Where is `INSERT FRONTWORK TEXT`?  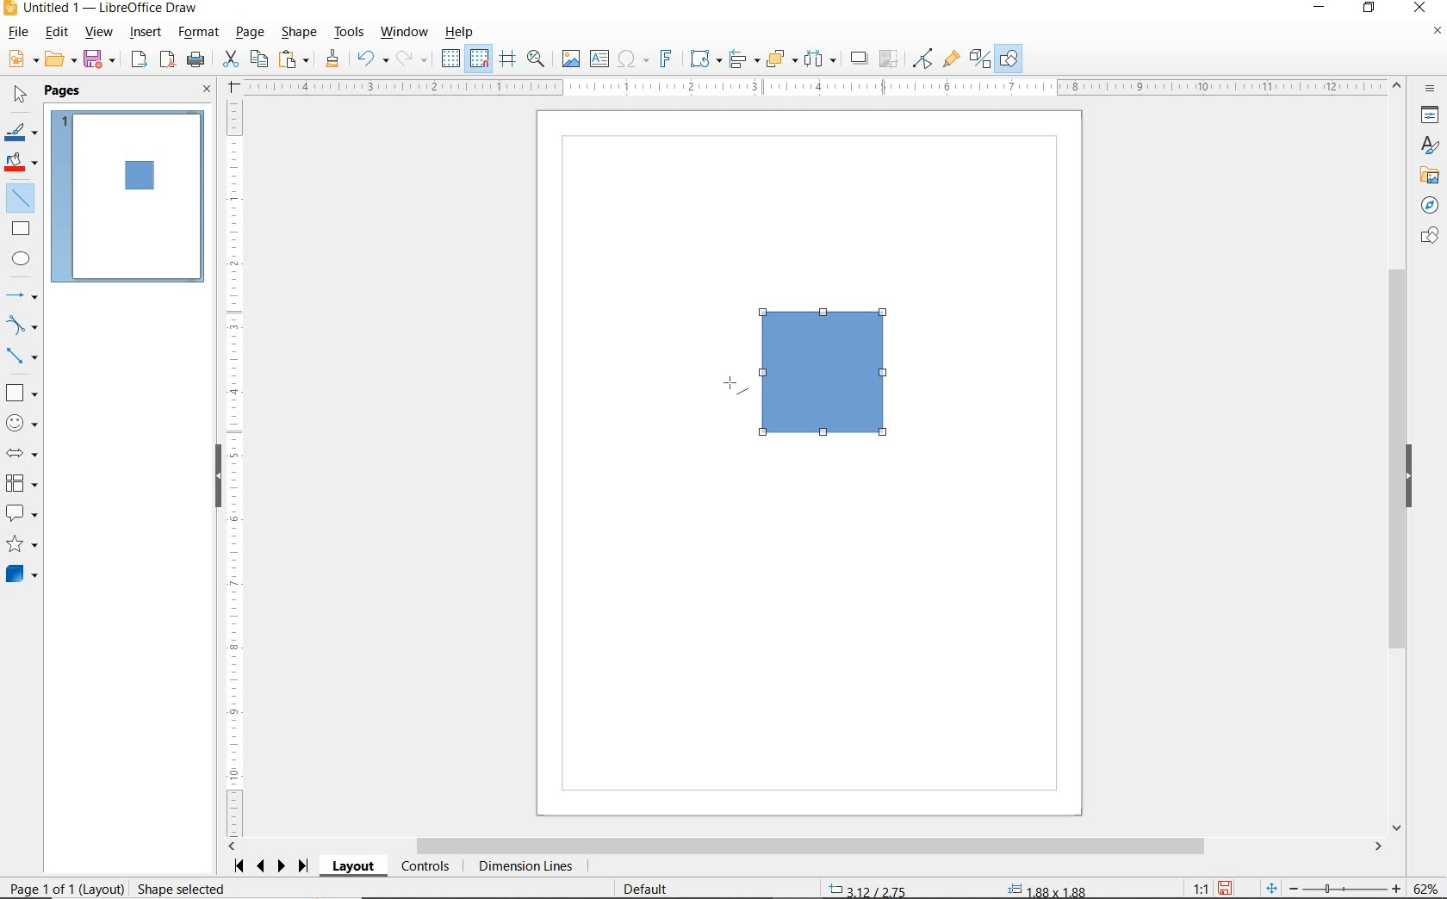 INSERT FRONTWORK TEXT is located at coordinates (665, 59).